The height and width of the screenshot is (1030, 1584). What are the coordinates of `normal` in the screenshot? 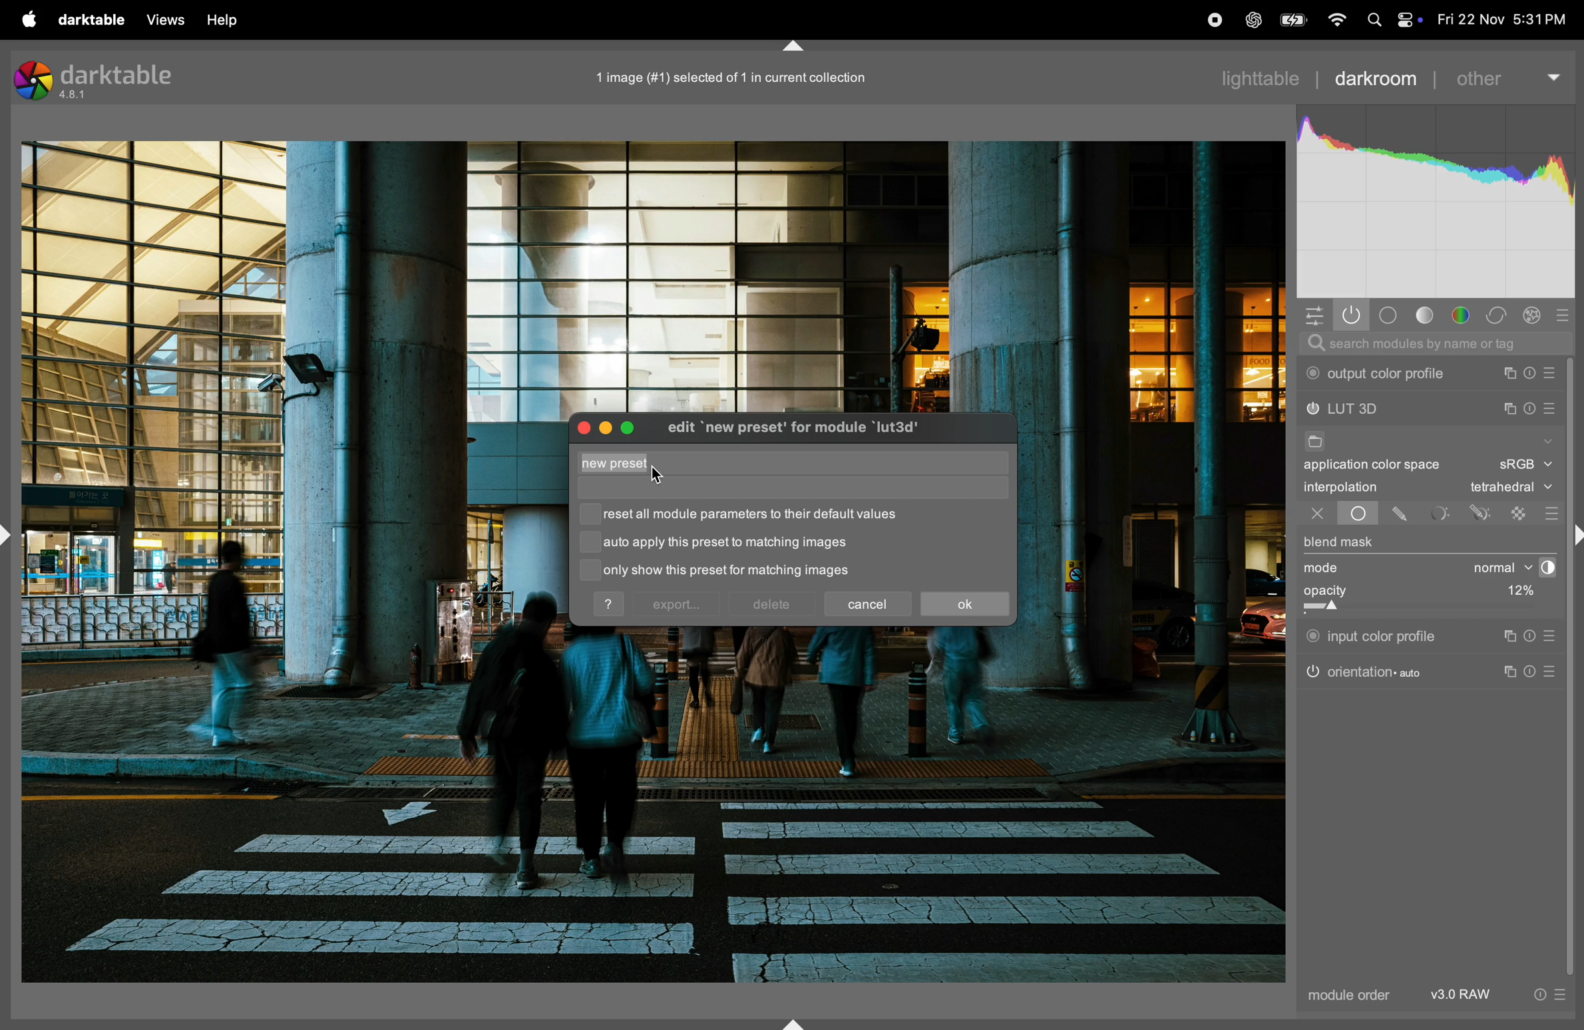 It's located at (1490, 568).